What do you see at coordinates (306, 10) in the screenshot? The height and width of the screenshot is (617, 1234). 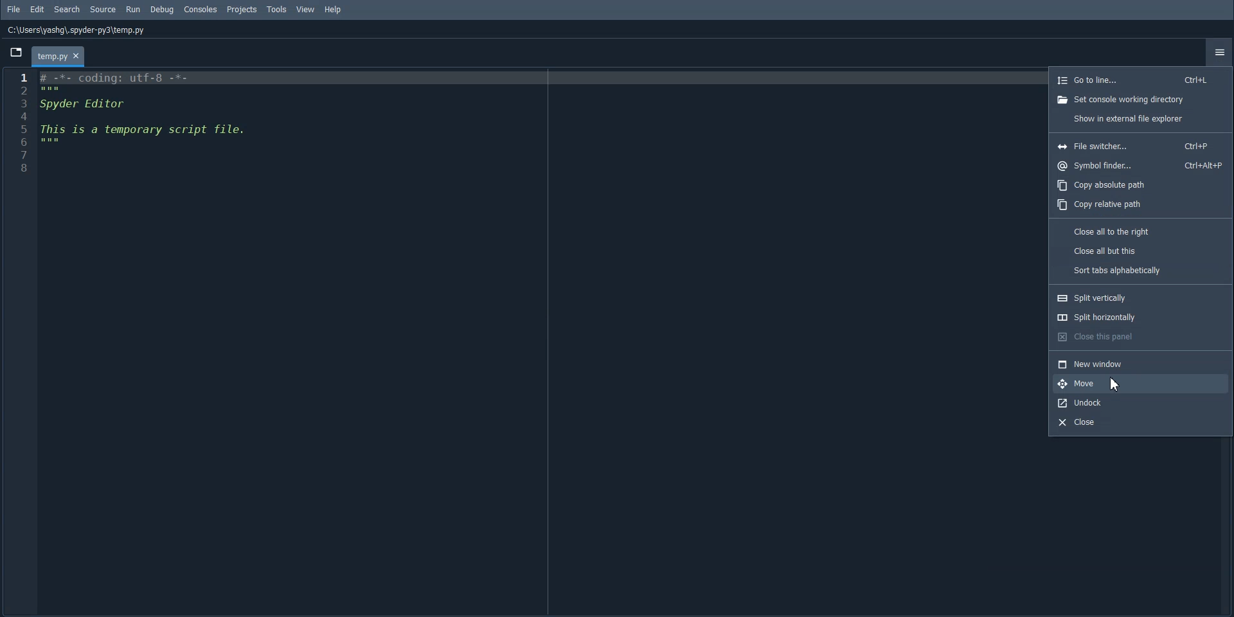 I see `View` at bounding box center [306, 10].